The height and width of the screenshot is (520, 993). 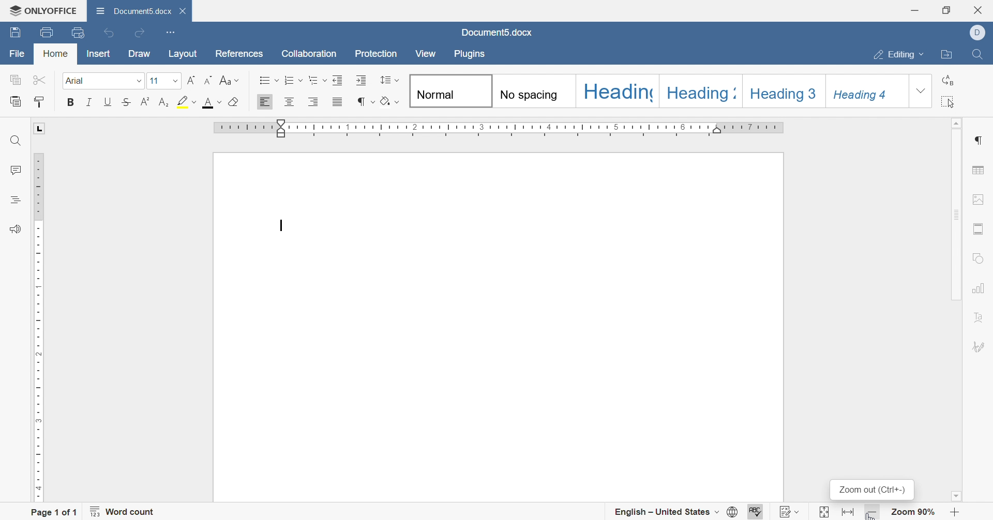 What do you see at coordinates (390, 80) in the screenshot?
I see `paragraph line spacing` at bounding box center [390, 80].